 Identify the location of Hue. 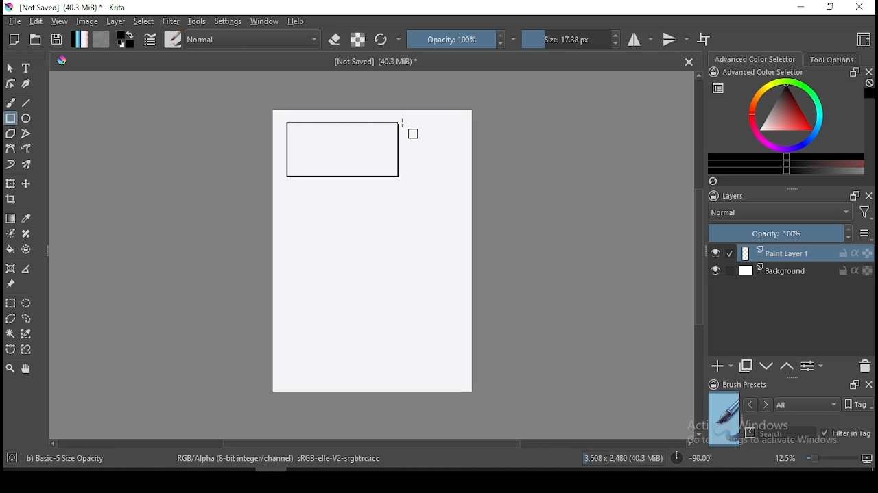
(62, 60).